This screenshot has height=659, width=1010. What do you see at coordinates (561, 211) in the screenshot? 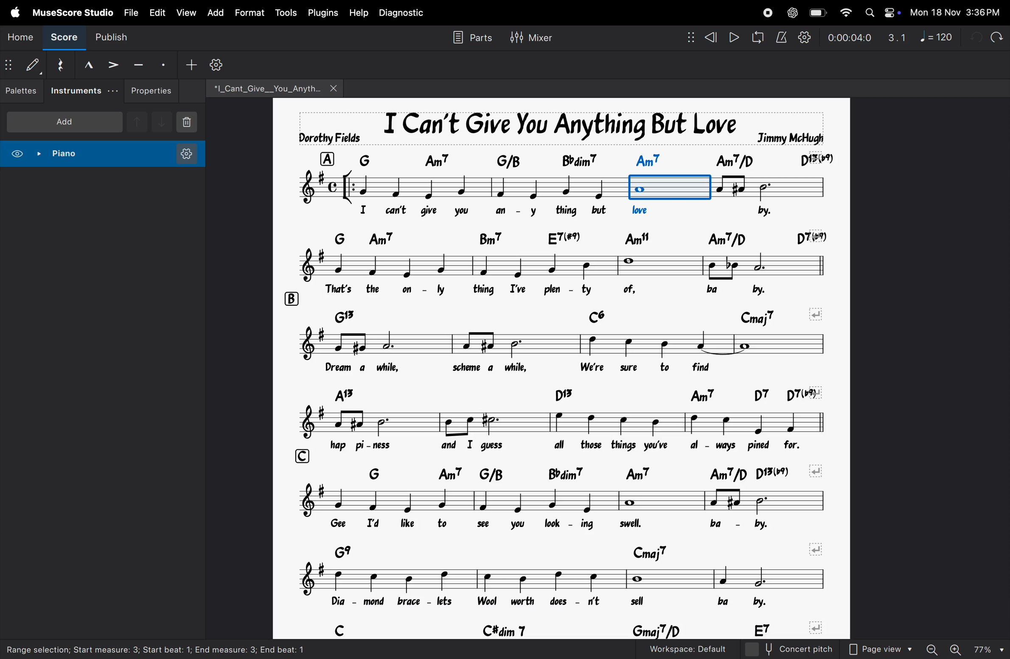
I see `lyrics` at bounding box center [561, 211].